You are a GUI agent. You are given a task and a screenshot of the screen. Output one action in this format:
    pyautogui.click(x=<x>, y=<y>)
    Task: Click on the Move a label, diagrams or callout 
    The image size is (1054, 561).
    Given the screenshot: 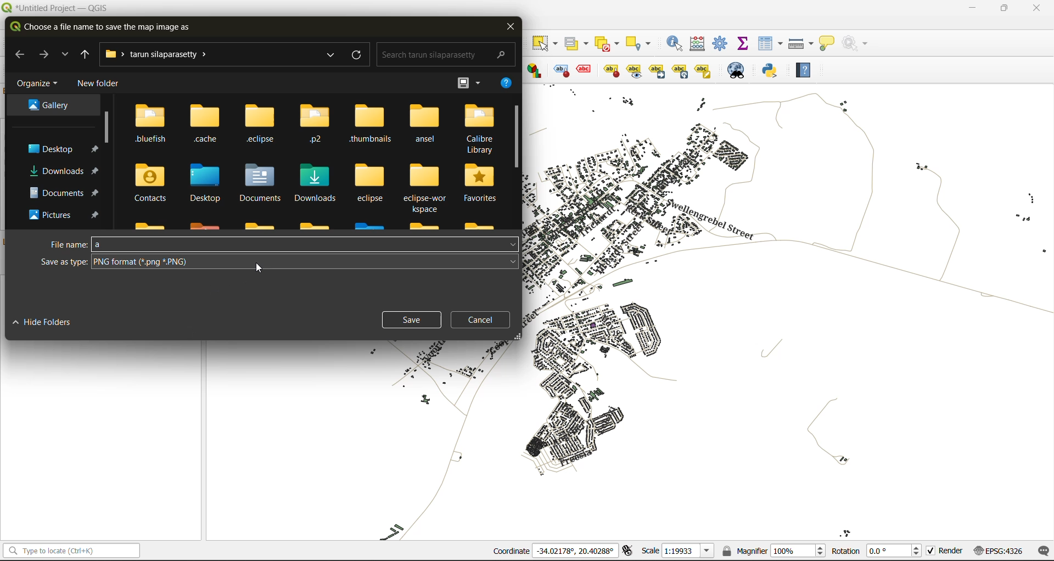 What is the action you would take?
    pyautogui.click(x=635, y=70)
    